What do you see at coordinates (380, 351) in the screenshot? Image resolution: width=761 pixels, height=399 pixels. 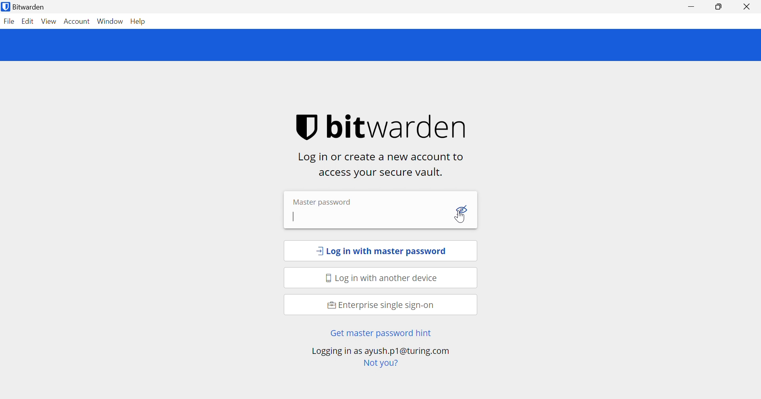 I see `Loging in as ayush.p1@turing .com` at bounding box center [380, 351].